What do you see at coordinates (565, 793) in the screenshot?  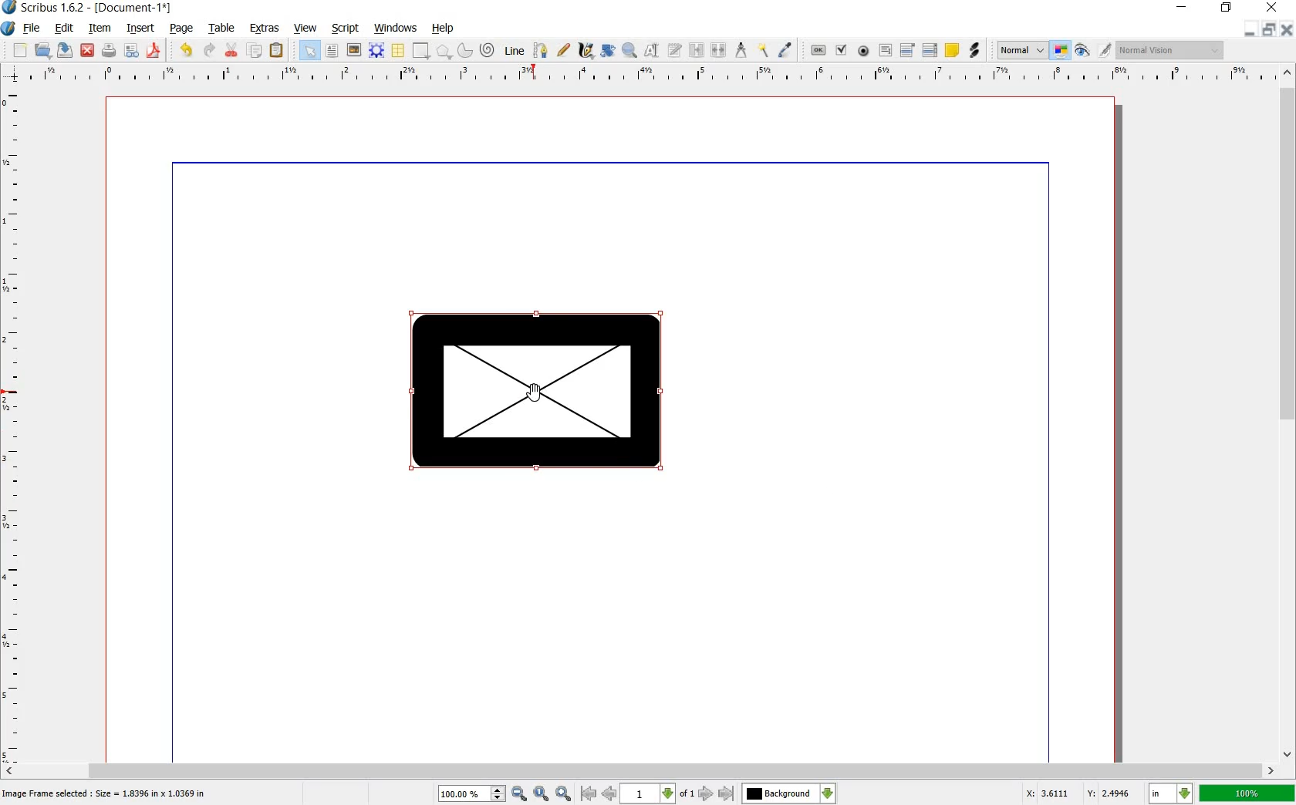 I see `Zoom out` at bounding box center [565, 793].